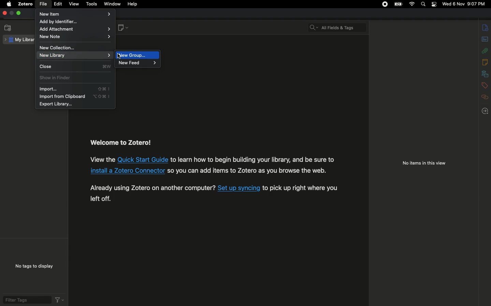 The width and height of the screenshot is (491, 306). Describe the element at coordinates (59, 300) in the screenshot. I see `Filter` at that location.